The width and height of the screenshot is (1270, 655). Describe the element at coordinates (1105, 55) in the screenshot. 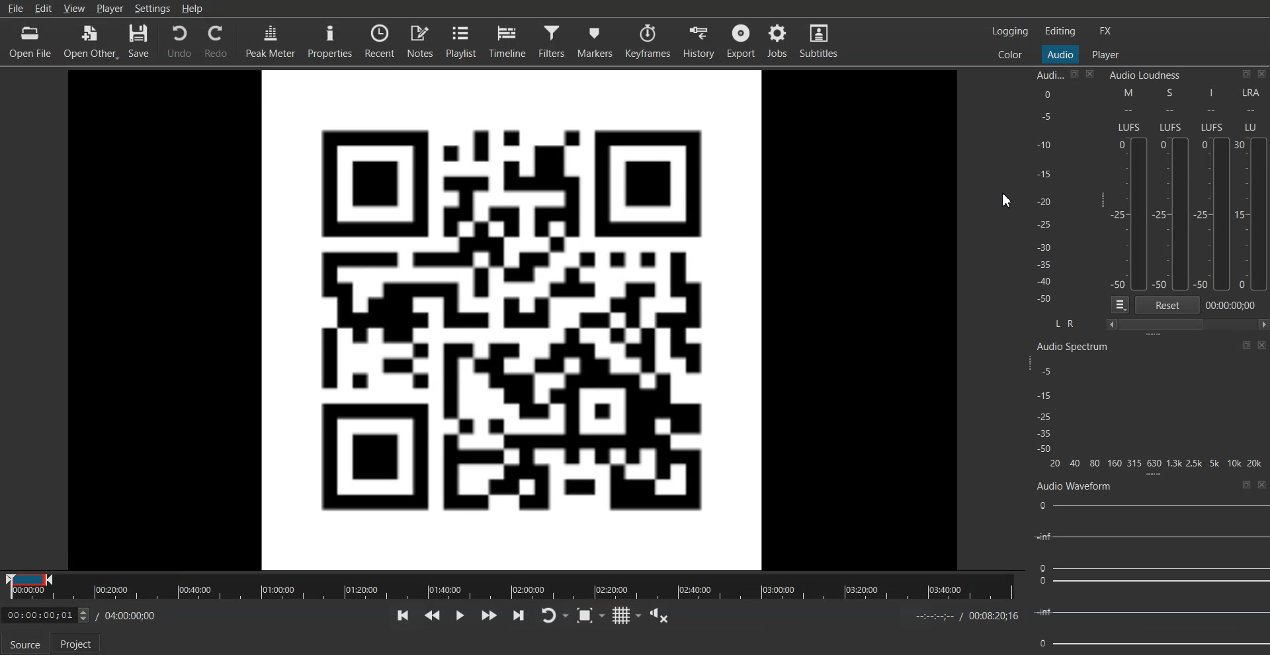

I see `Switch to the Player one layout` at that location.